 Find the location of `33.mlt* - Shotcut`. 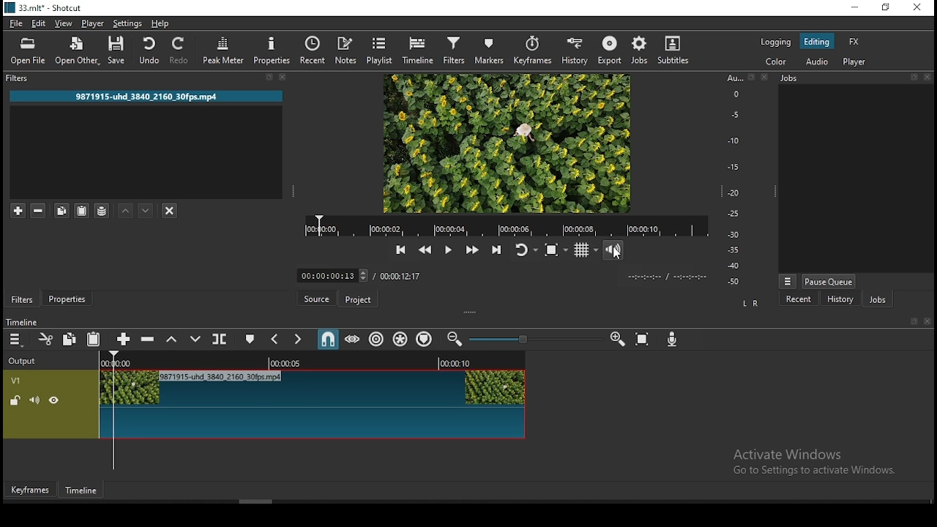

33.mlt* - Shotcut is located at coordinates (41, 9).